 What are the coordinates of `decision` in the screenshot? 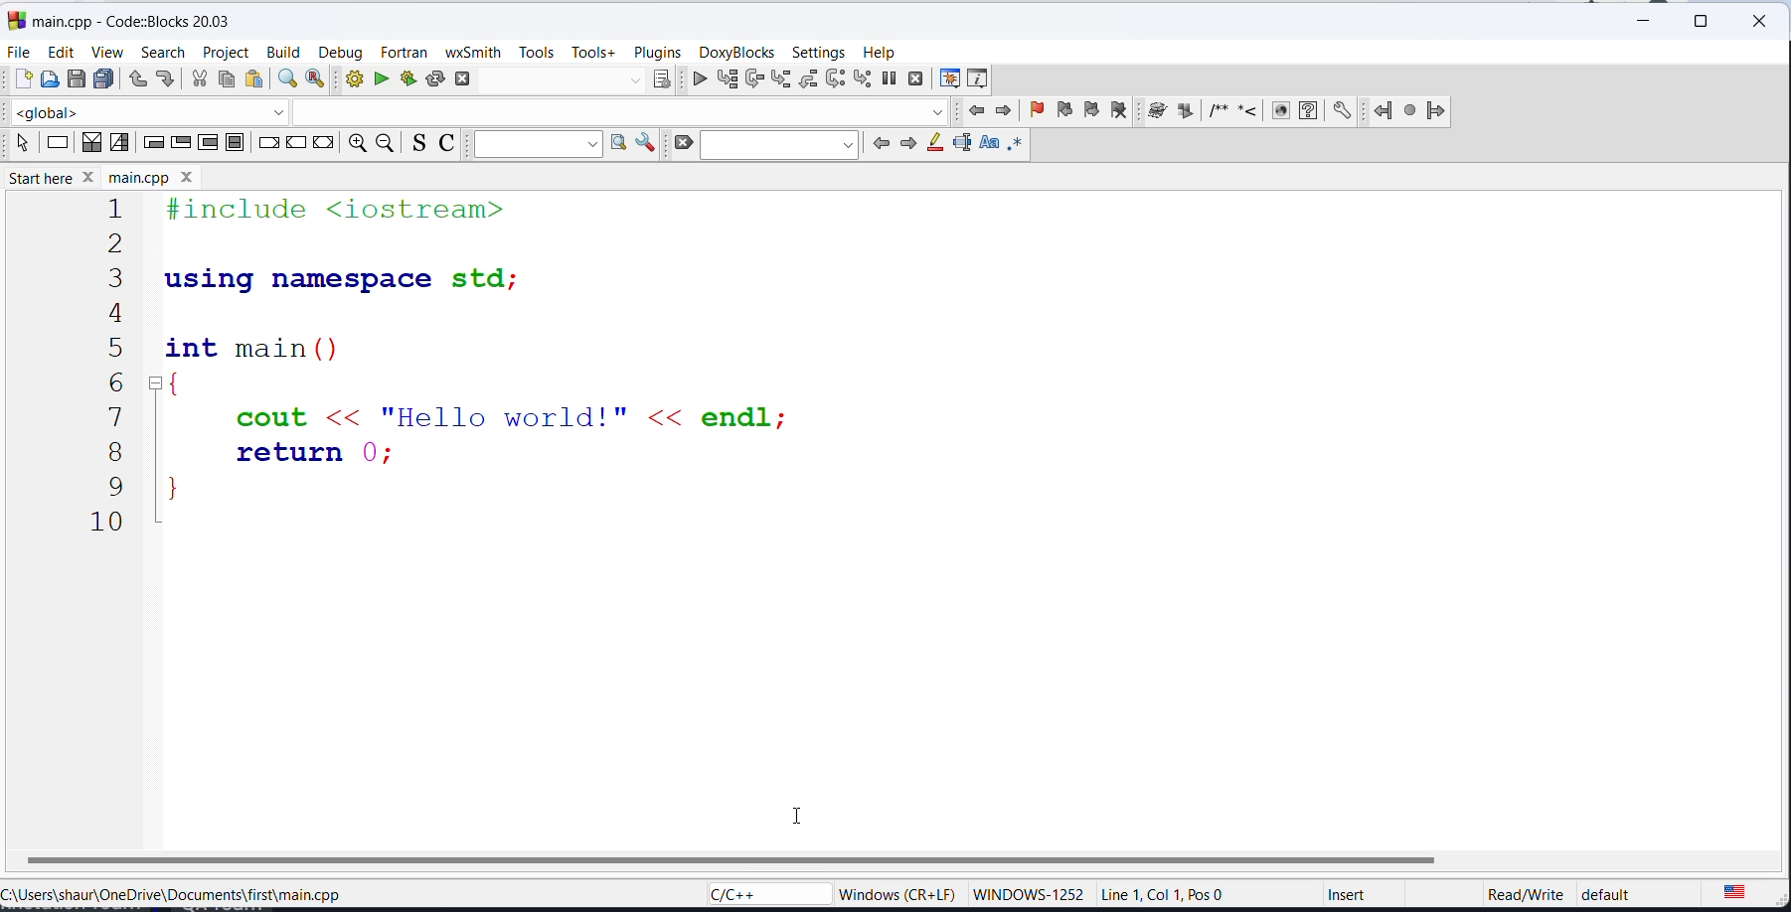 It's located at (91, 145).